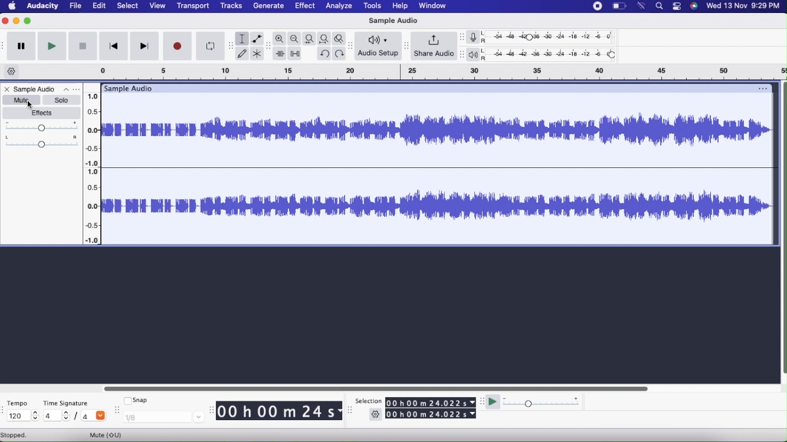 The height and width of the screenshot is (442, 787). Describe the element at coordinates (231, 7) in the screenshot. I see `Tracks` at that location.